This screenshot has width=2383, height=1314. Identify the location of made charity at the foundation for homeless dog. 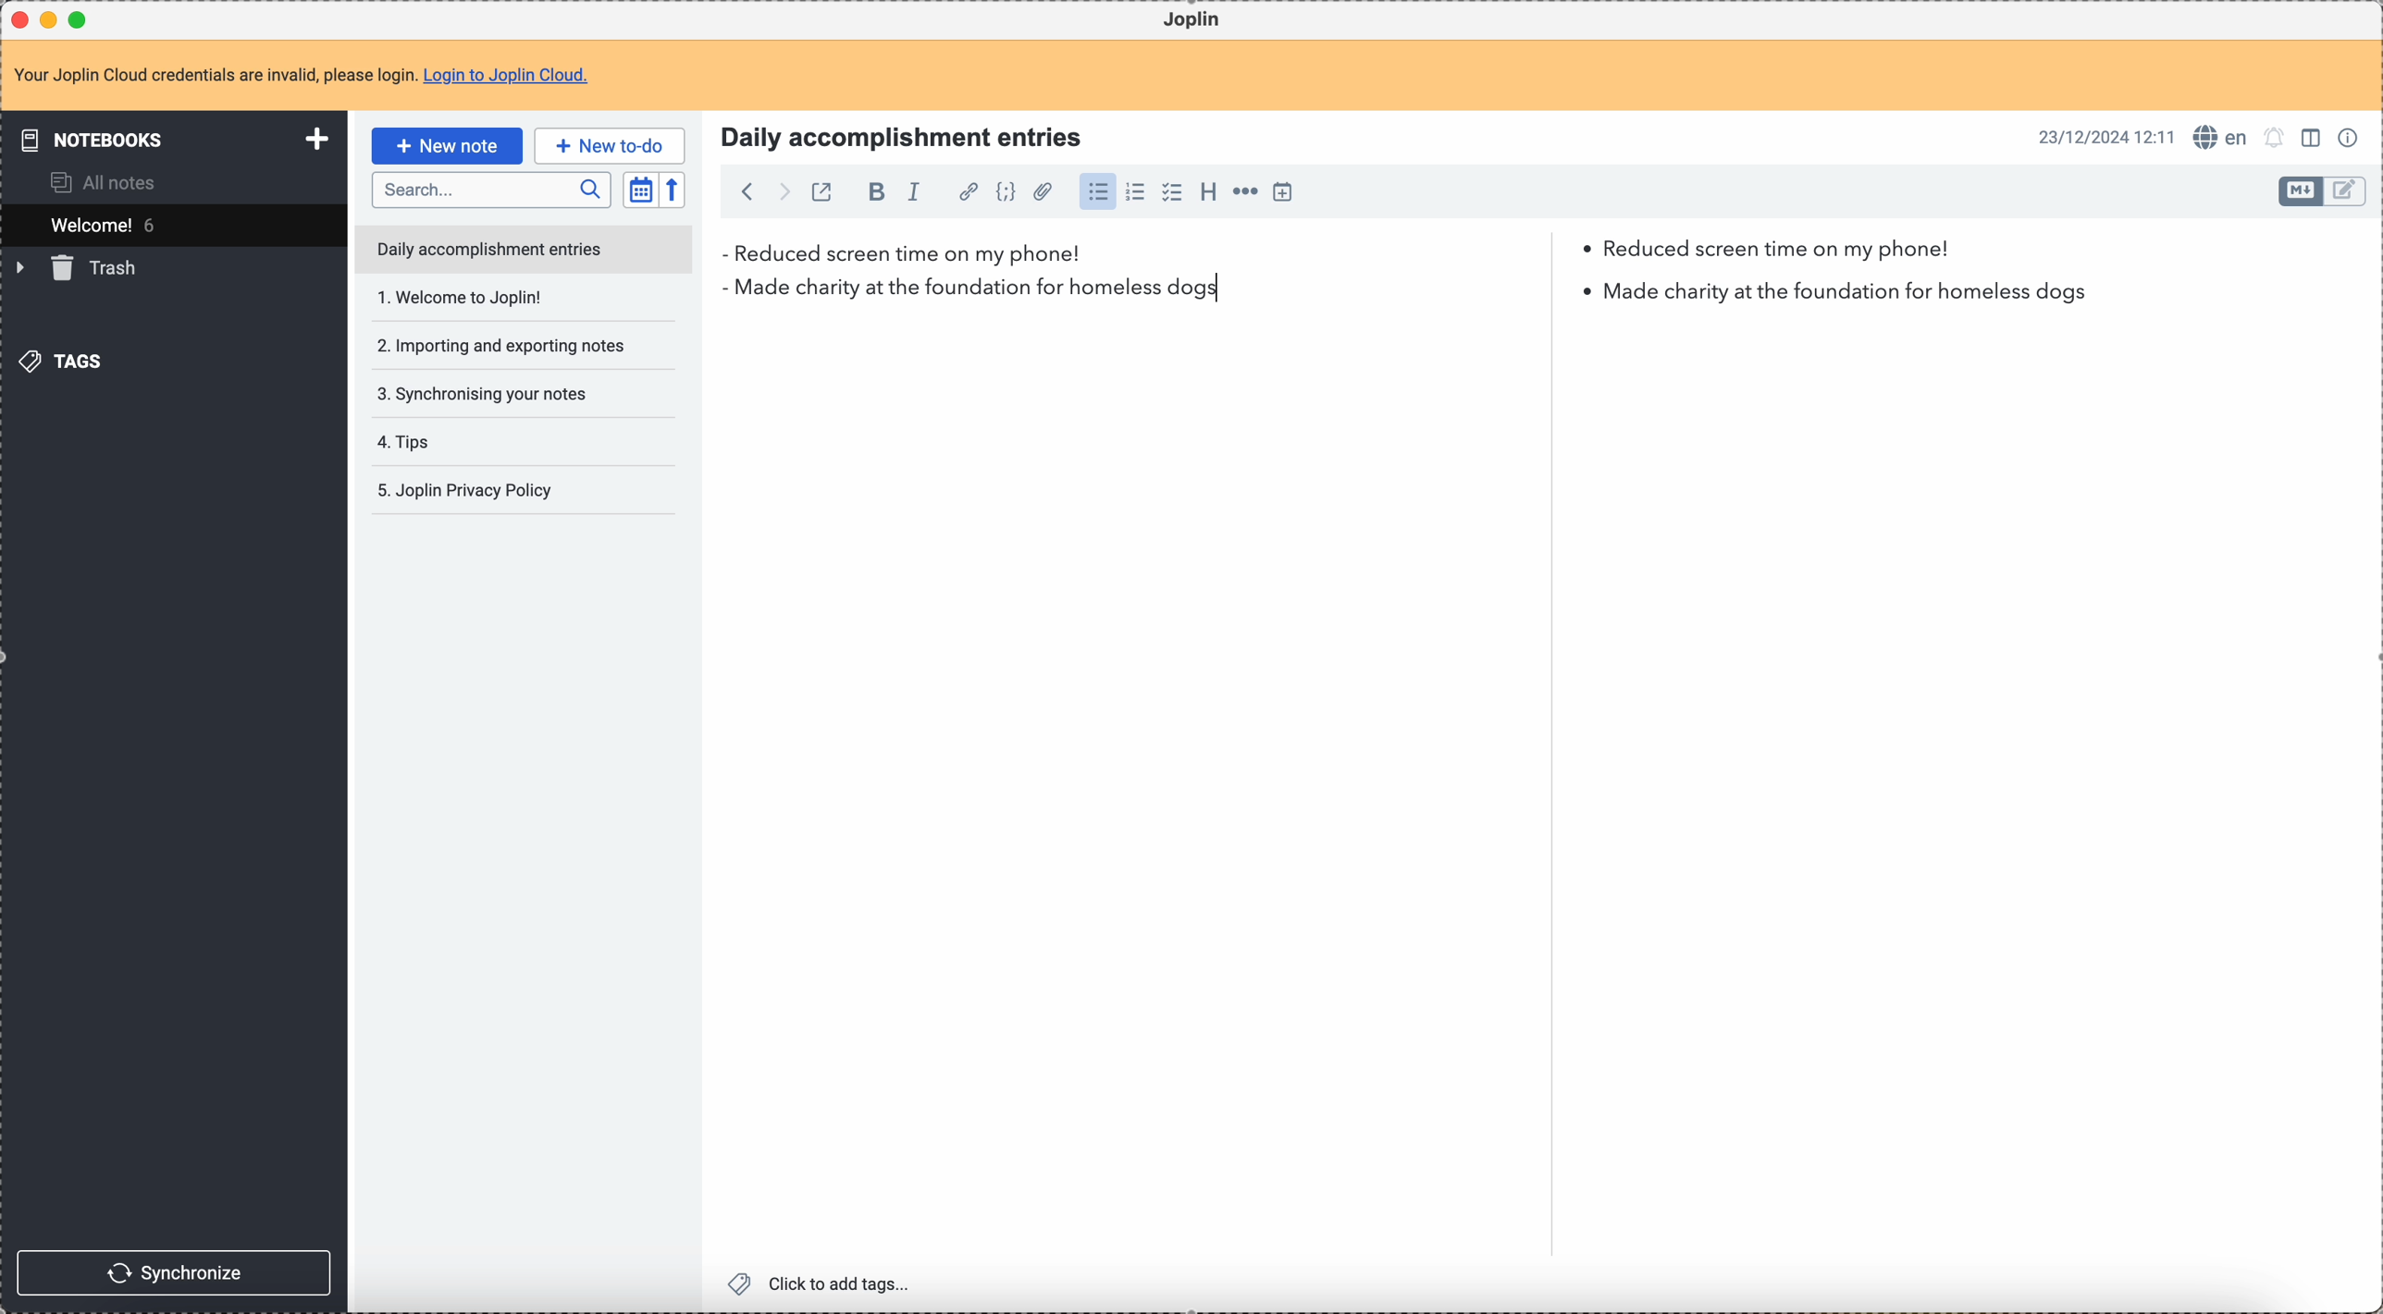
(1420, 294).